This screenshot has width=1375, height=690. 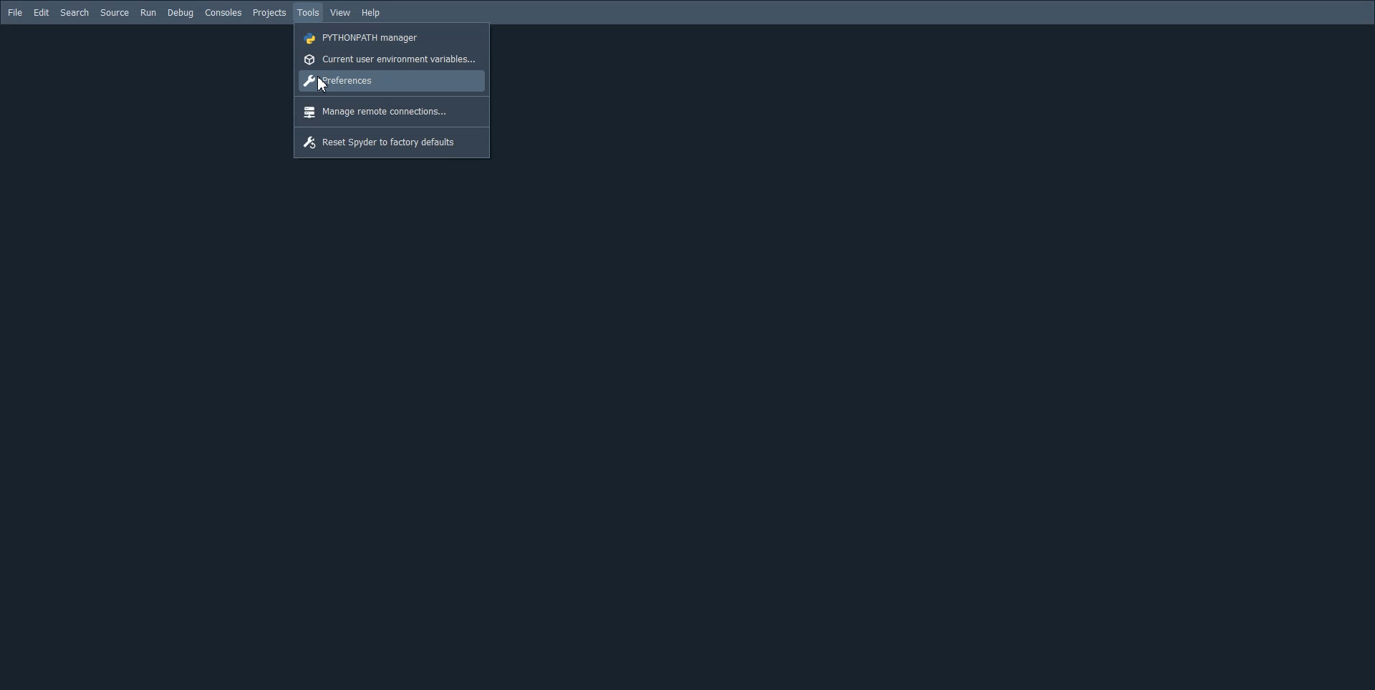 What do you see at coordinates (372, 13) in the screenshot?
I see `Help` at bounding box center [372, 13].